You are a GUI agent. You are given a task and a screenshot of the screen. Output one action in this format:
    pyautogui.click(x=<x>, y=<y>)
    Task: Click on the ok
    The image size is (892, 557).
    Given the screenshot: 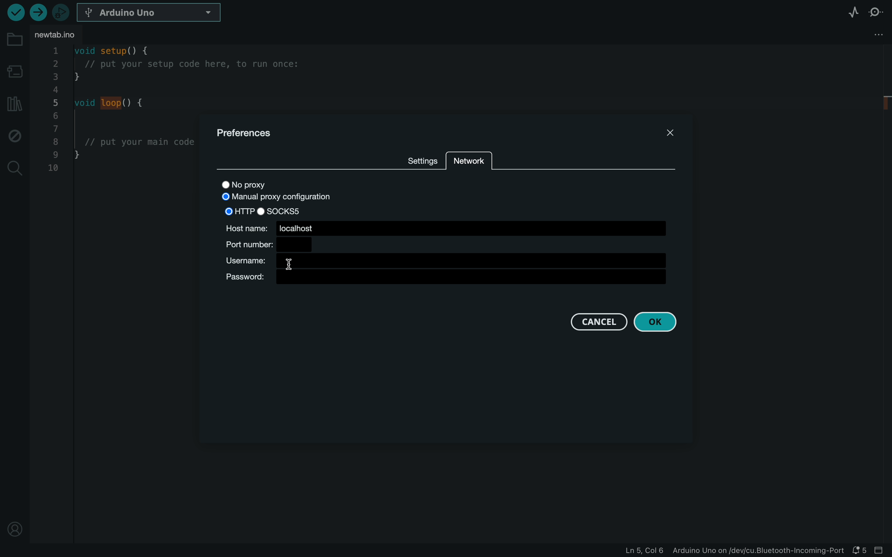 What is the action you would take?
    pyautogui.click(x=655, y=322)
    